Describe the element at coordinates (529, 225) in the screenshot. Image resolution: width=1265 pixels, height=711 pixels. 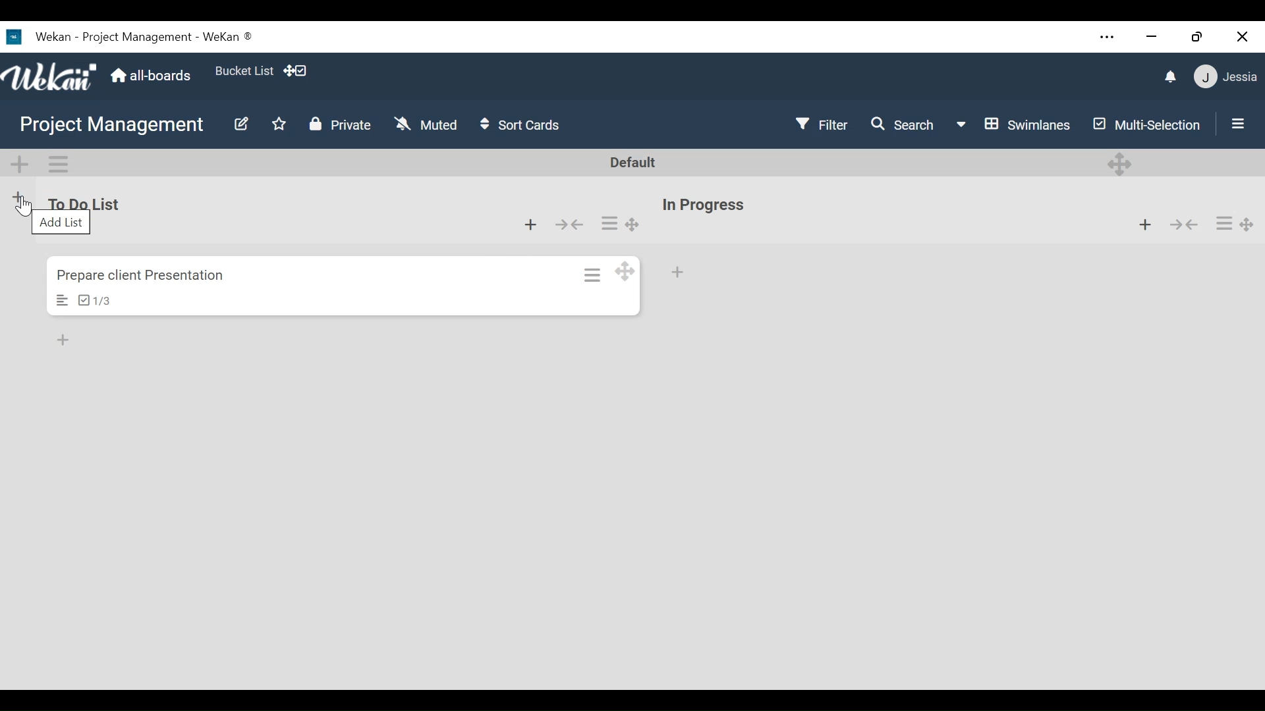
I see `Add card at the top of the list` at that location.